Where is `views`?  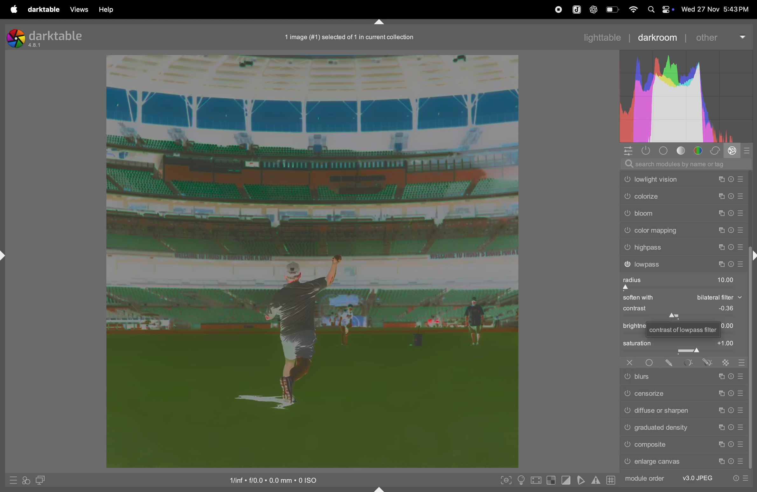
views is located at coordinates (76, 10).